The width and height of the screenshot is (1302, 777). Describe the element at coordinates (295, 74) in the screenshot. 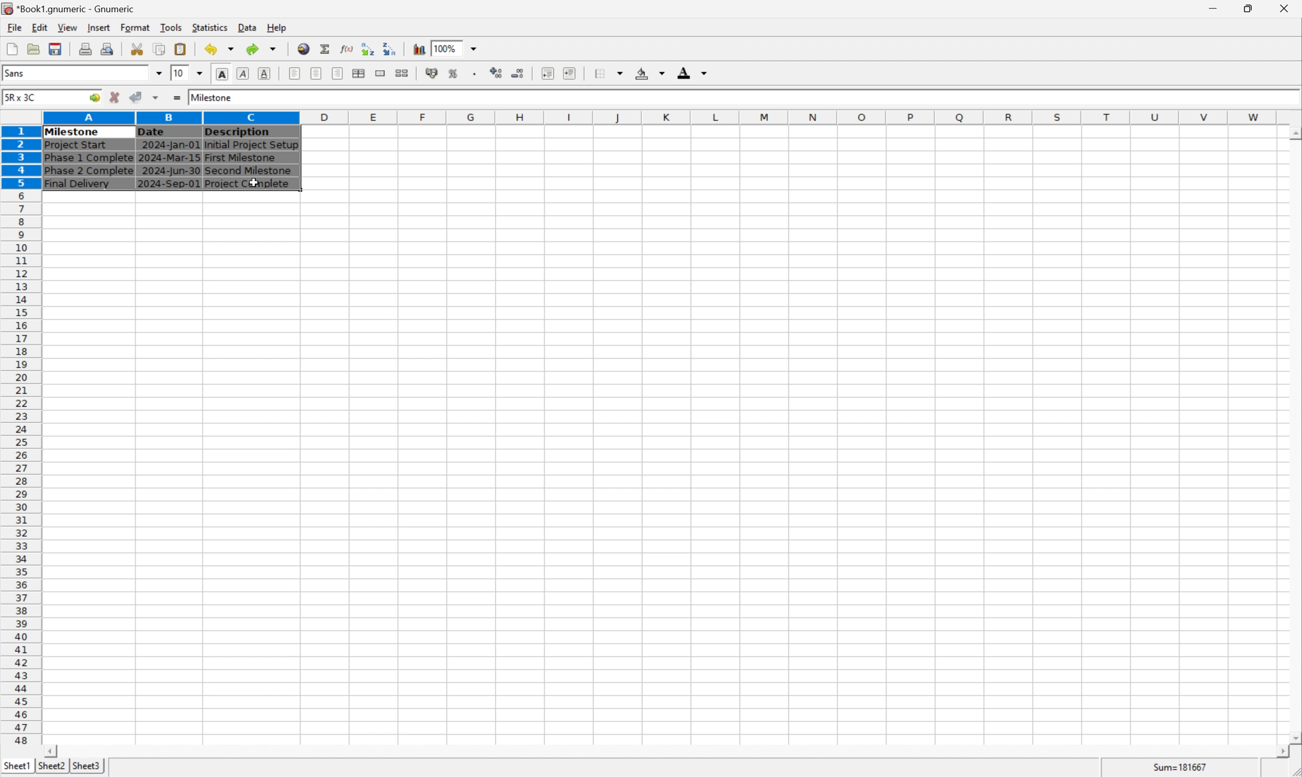

I see `align left` at that location.